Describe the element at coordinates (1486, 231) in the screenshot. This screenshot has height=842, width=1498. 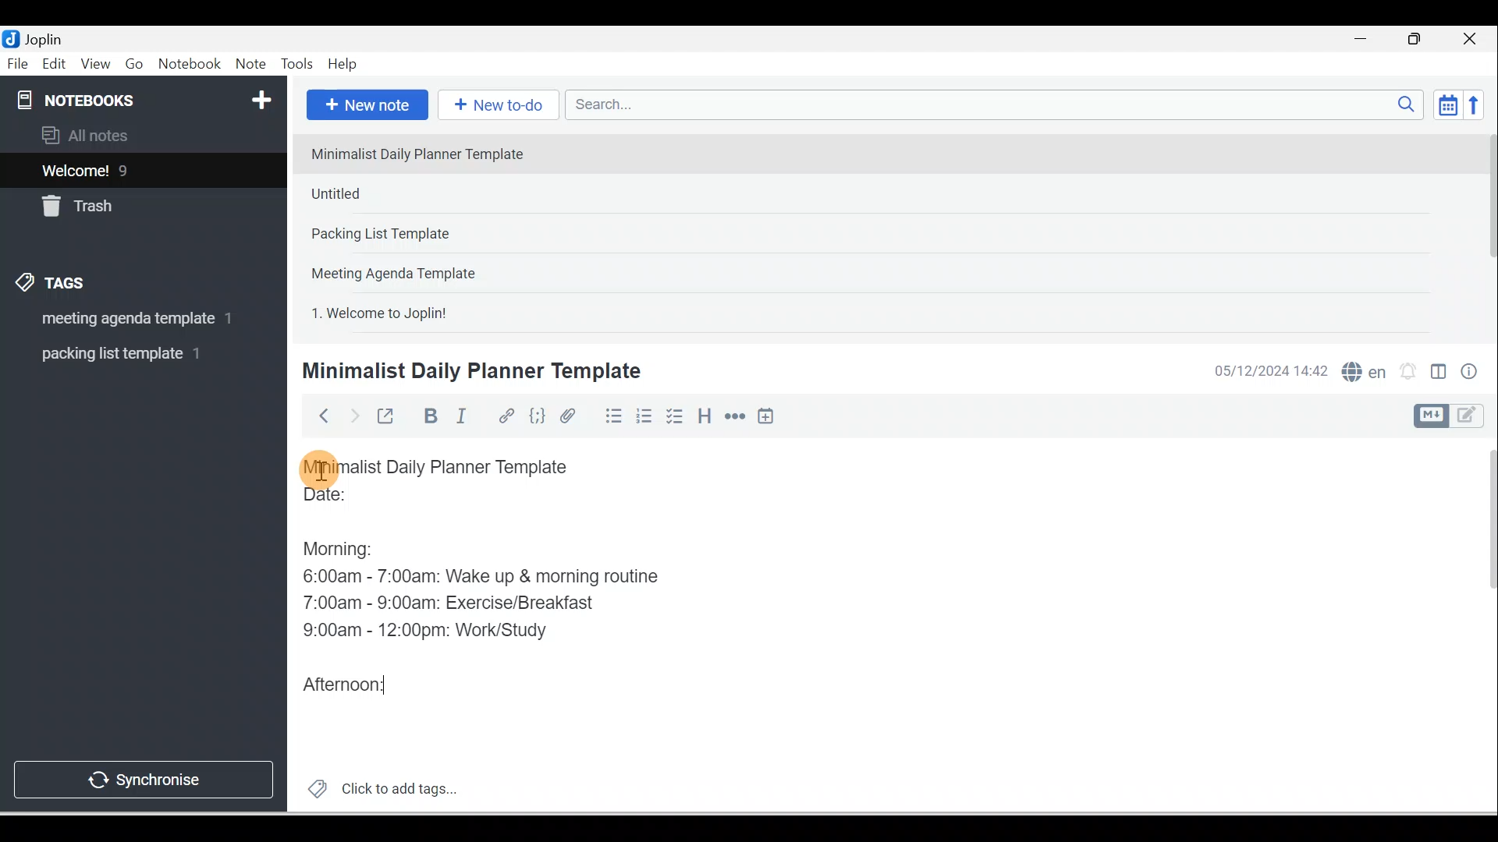
I see `Scroll bar` at that location.